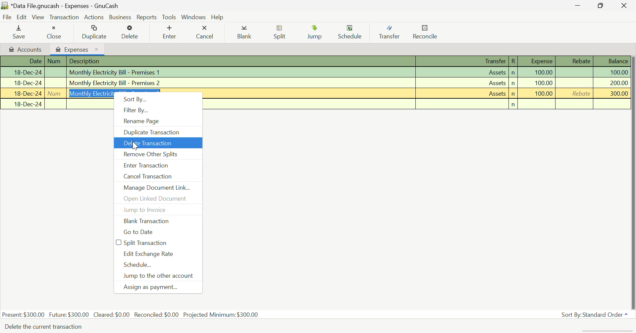 This screenshot has width=636, height=333. What do you see at coordinates (158, 176) in the screenshot?
I see `Cancel Transaction` at bounding box center [158, 176].